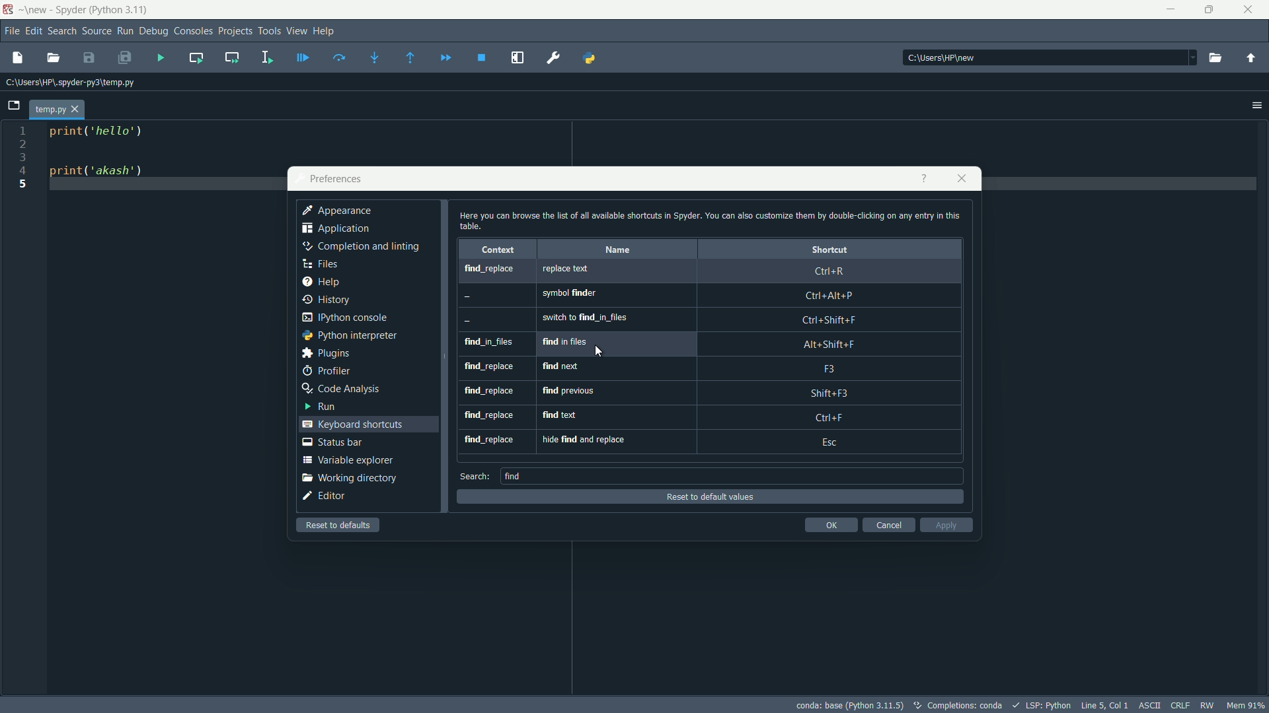  Describe the element at coordinates (962, 179) in the screenshot. I see `close app` at that location.